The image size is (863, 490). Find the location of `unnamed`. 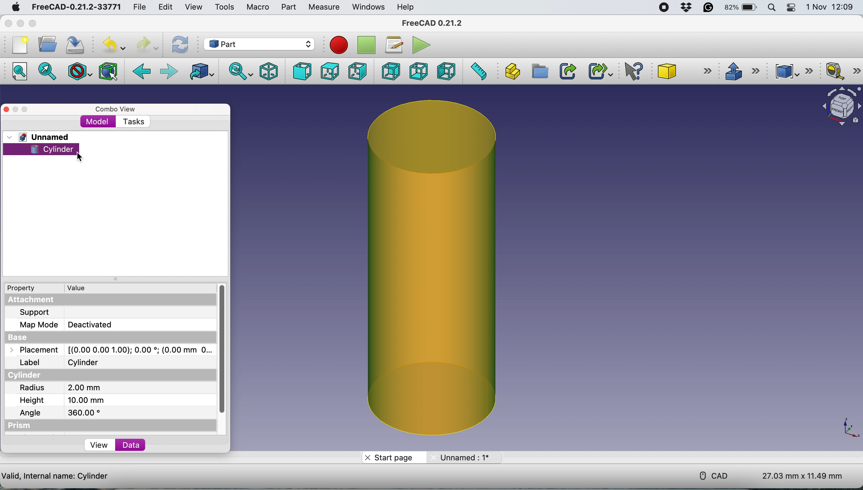

unnamed is located at coordinates (46, 137).